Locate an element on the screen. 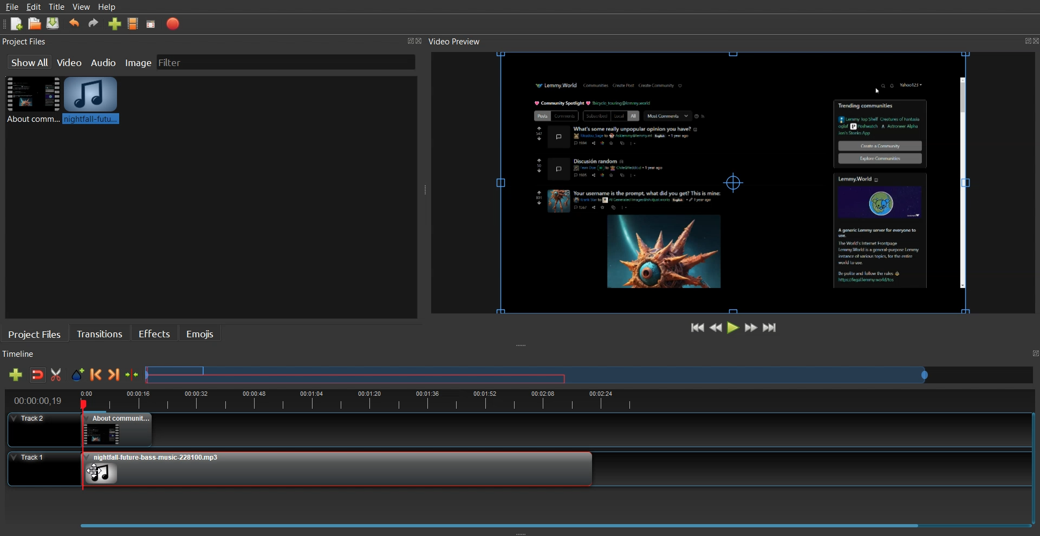 This screenshot has width=1040, height=536. Image is located at coordinates (138, 61).